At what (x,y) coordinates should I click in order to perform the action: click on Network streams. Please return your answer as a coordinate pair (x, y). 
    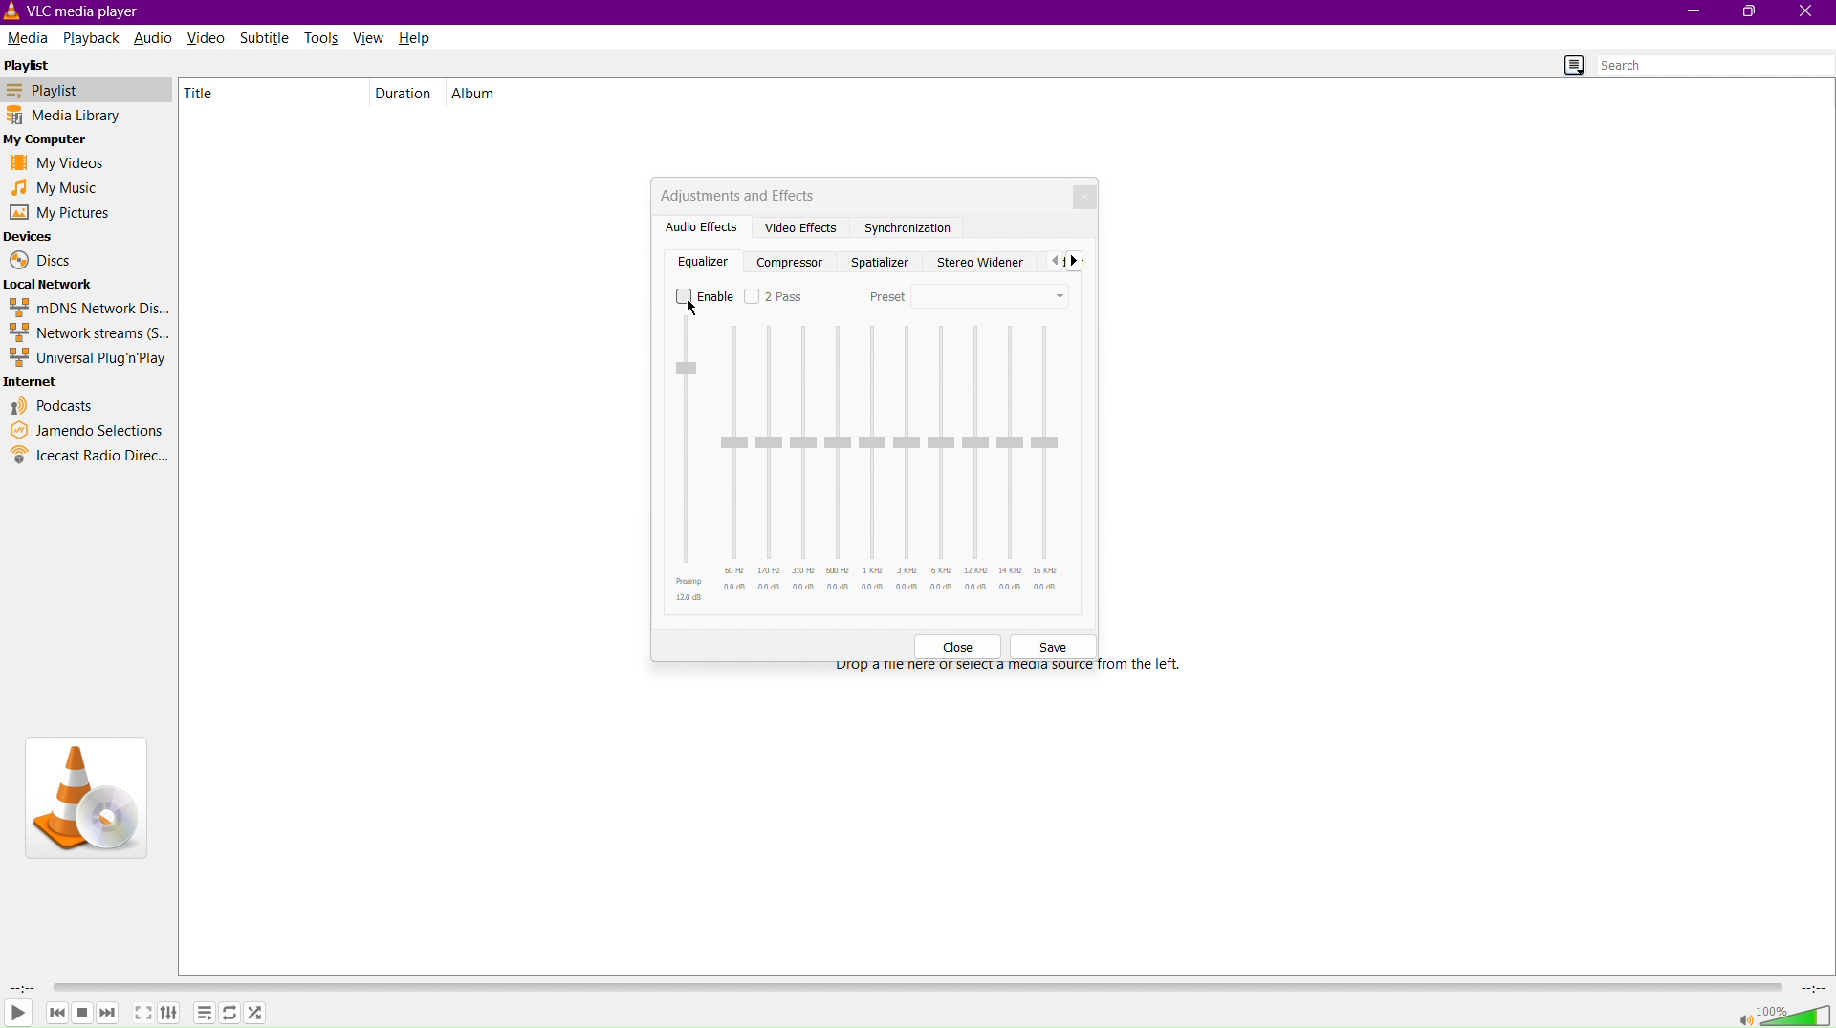
    Looking at the image, I should click on (90, 334).